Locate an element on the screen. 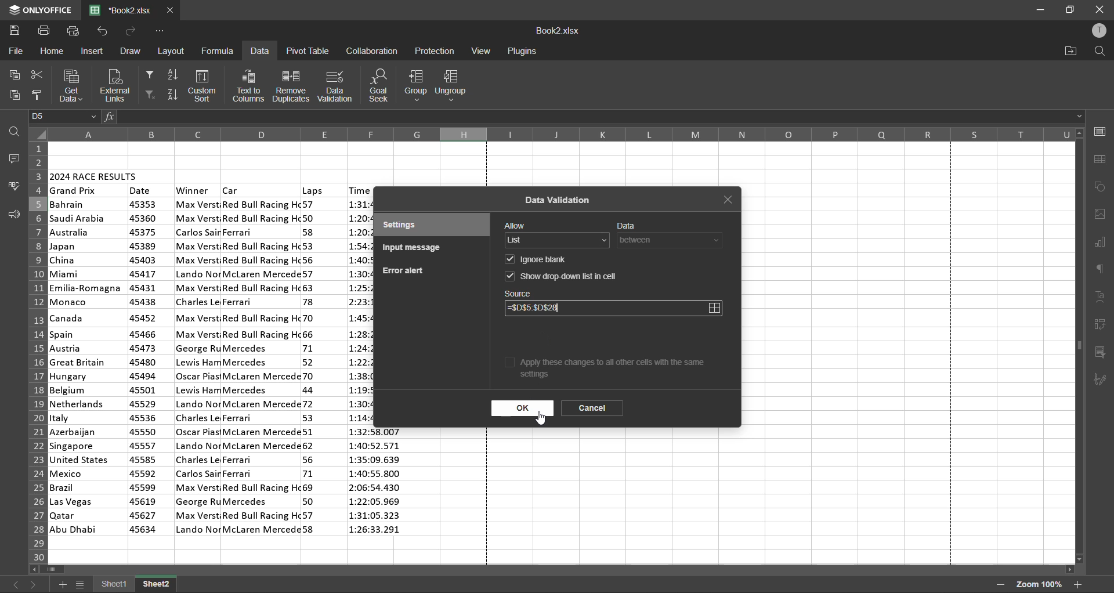  sheet names is located at coordinates (136, 585).